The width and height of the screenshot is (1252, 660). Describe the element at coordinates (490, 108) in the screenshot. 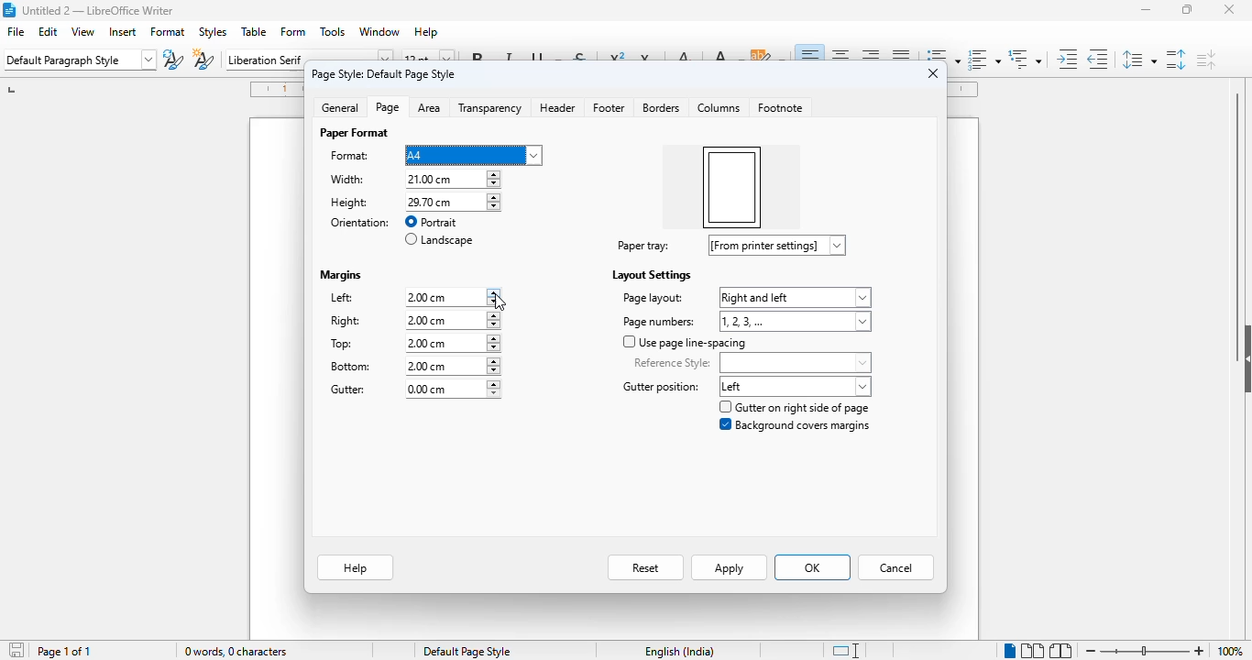

I see `transparency` at that location.